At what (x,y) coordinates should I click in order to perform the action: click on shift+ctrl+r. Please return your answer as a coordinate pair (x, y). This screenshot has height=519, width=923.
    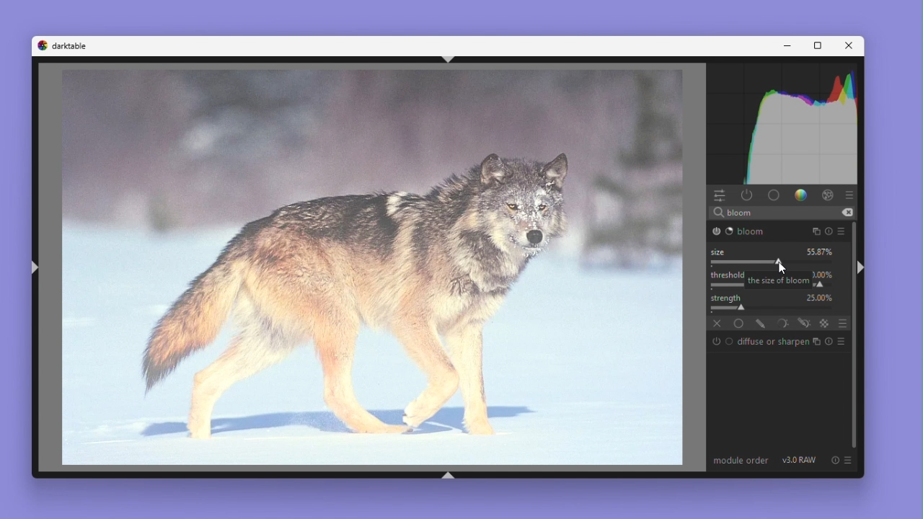
    Looking at the image, I should click on (864, 268).